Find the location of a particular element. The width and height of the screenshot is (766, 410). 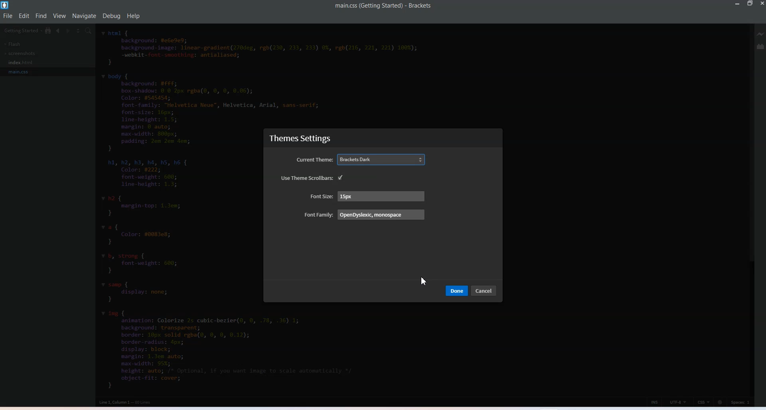

Split editor vertically and Horizontally is located at coordinates (79, 31).